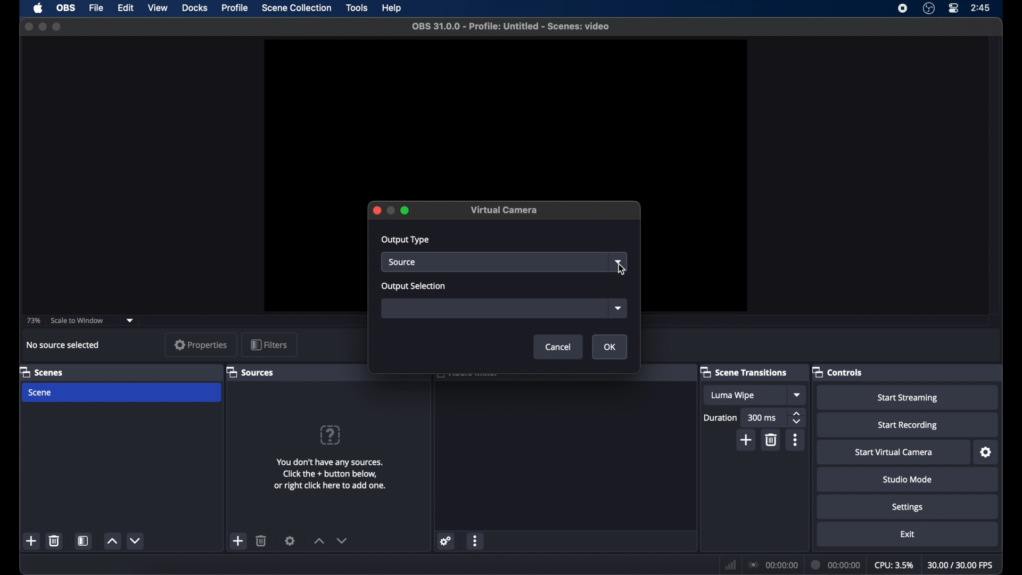 Image resolution: width=1022 pixels, height=575 pixels. I want to click on delete, so click(55, 540).